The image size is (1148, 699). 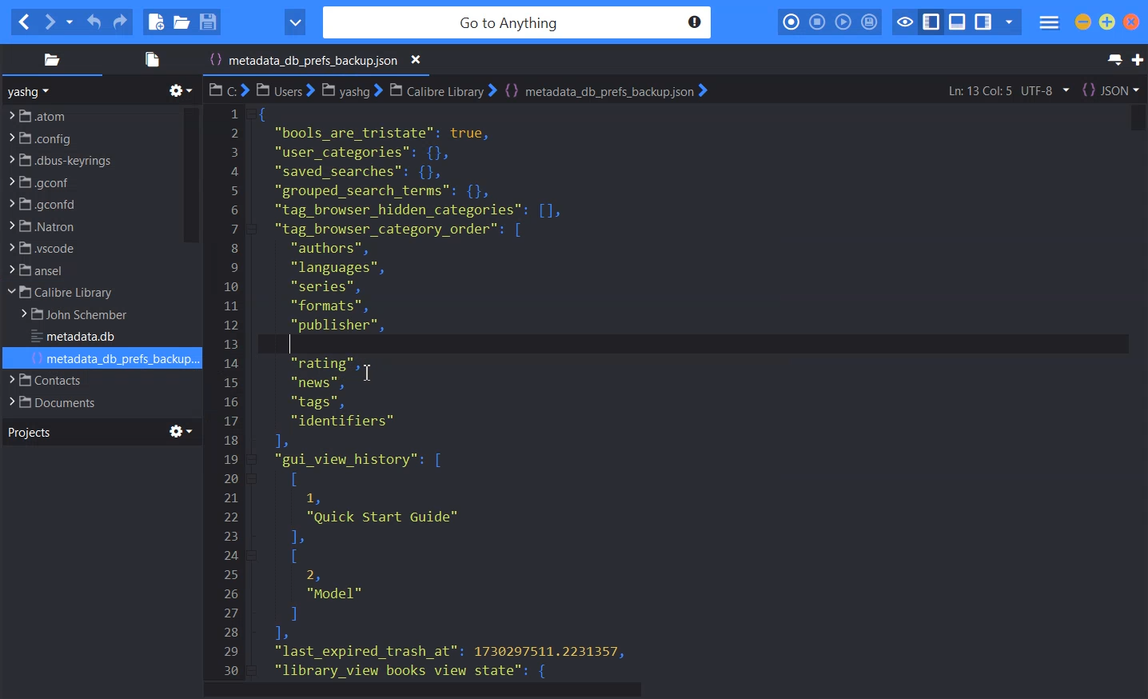 I want to click on Places, so click(x=51, y=59).